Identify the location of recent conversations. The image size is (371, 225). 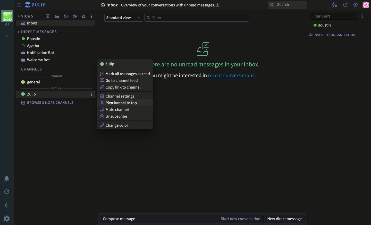
(236, 76).